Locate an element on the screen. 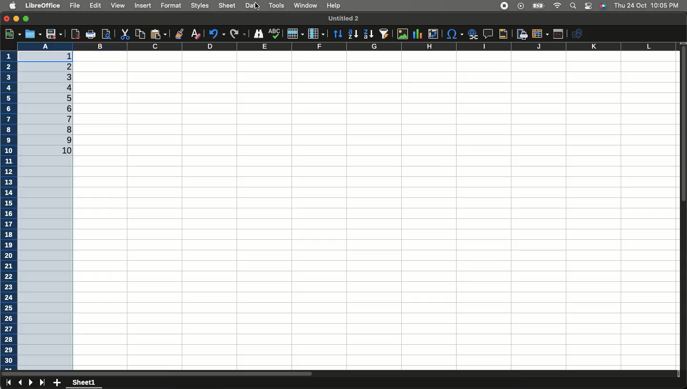 The image size is (687, 389). File is located at coordinates (74, 5).